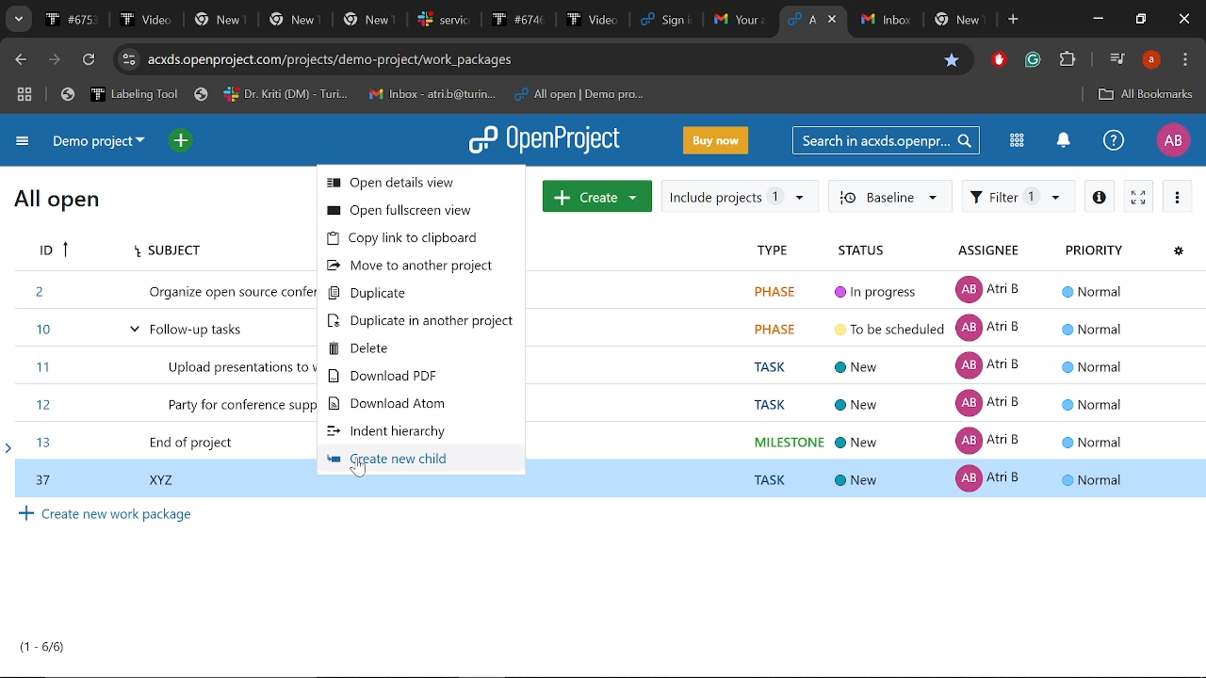  I want to click on Tasks, so click(43, 647).